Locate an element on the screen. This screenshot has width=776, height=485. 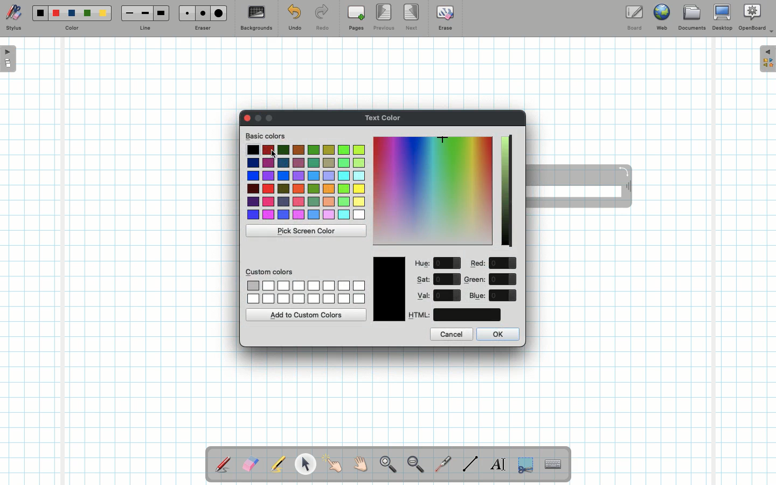
Undo is located at coordinates (294, 19).